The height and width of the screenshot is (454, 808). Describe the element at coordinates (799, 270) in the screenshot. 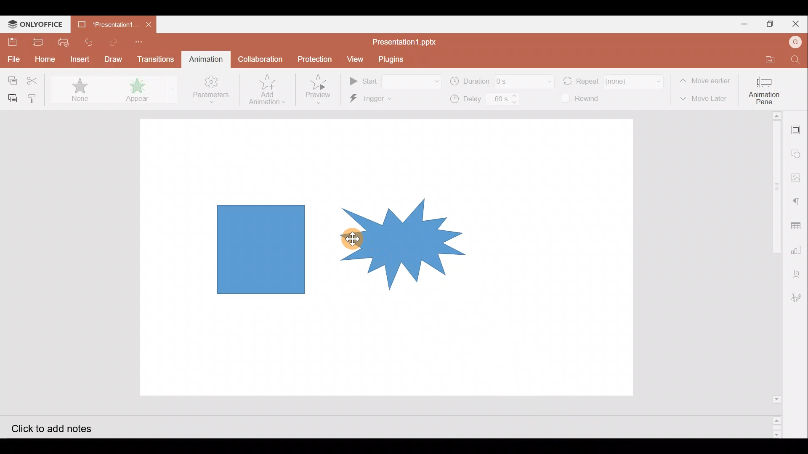

I see `Text Art settings` at that location.